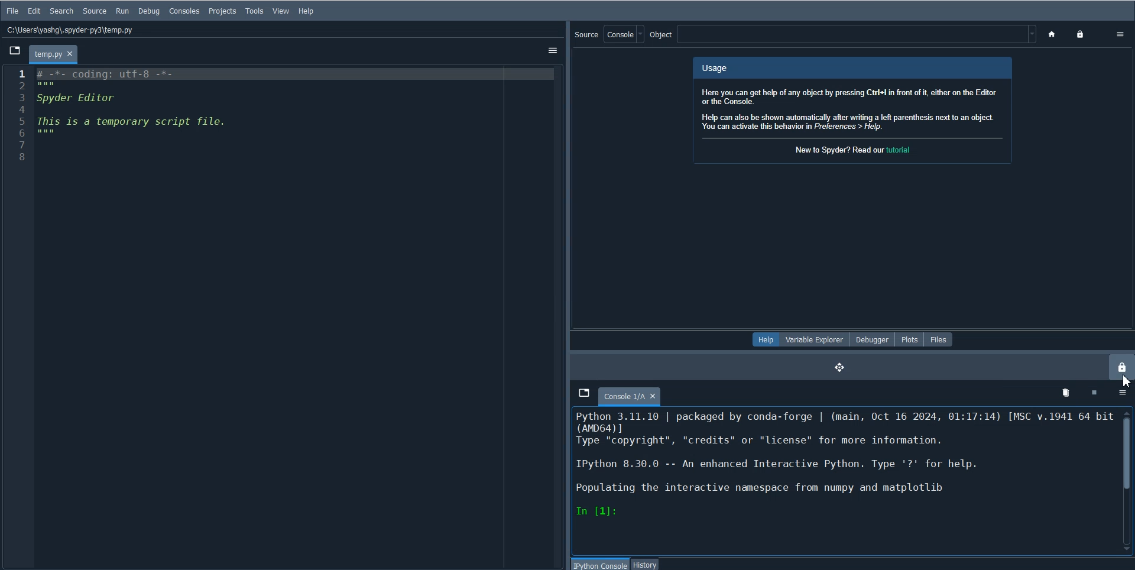  Describe the element at coordinates (1121, 367) in the screenshot. I see `Lock` at that location.